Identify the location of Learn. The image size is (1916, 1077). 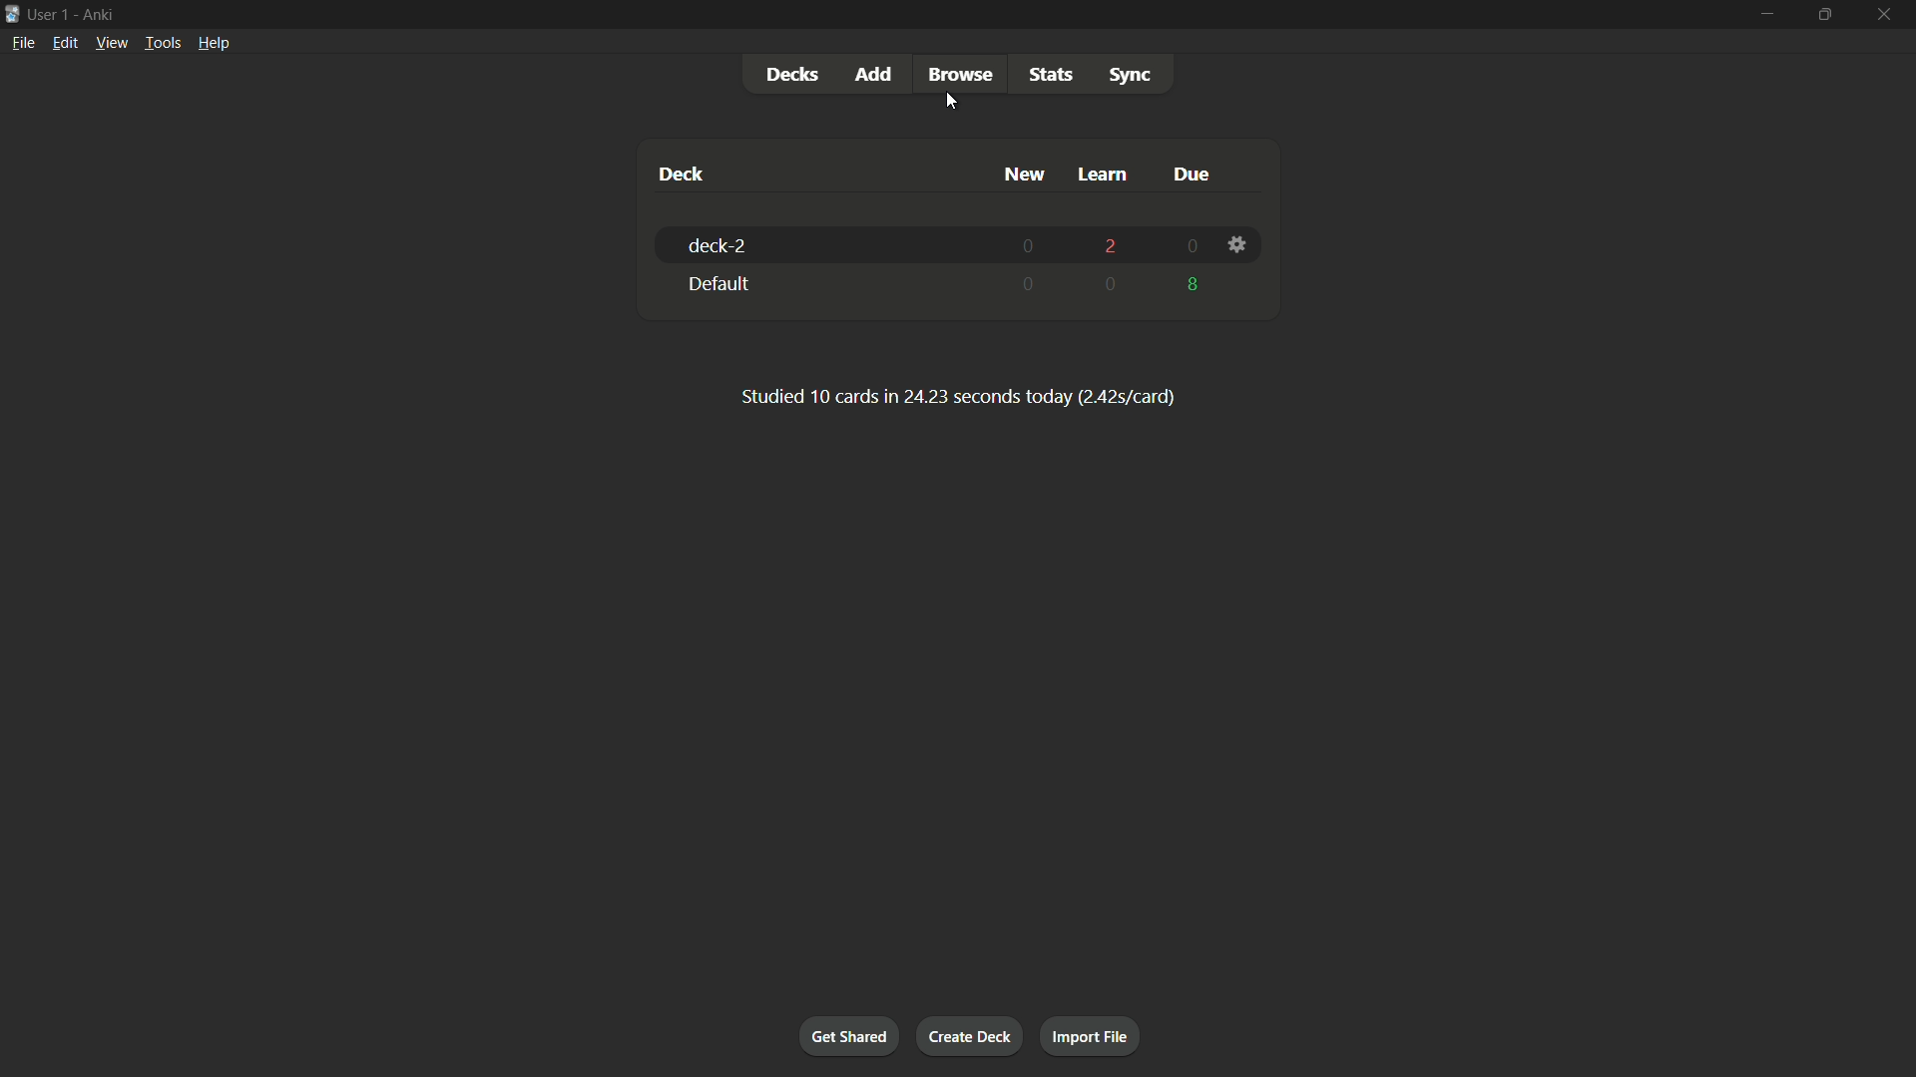
(1105, 177).